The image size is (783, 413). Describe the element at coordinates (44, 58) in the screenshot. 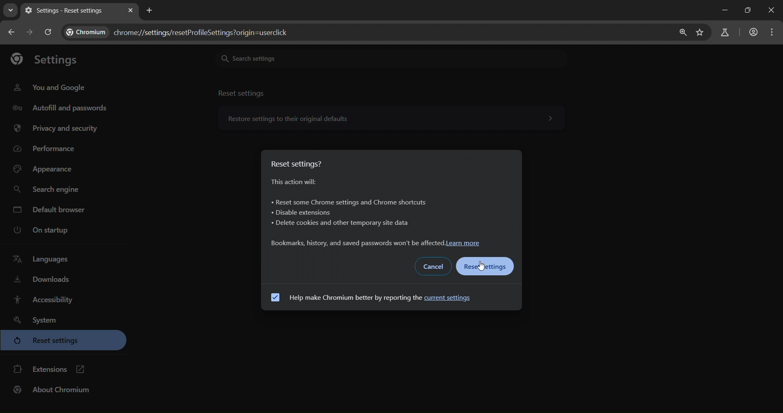

I see `settings` at that location.